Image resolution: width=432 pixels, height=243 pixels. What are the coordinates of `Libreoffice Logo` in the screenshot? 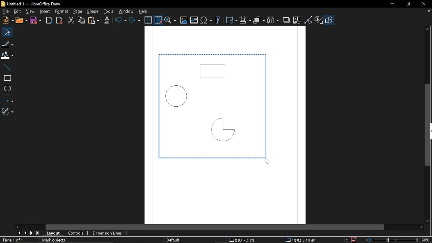 It's located at (3, 3).